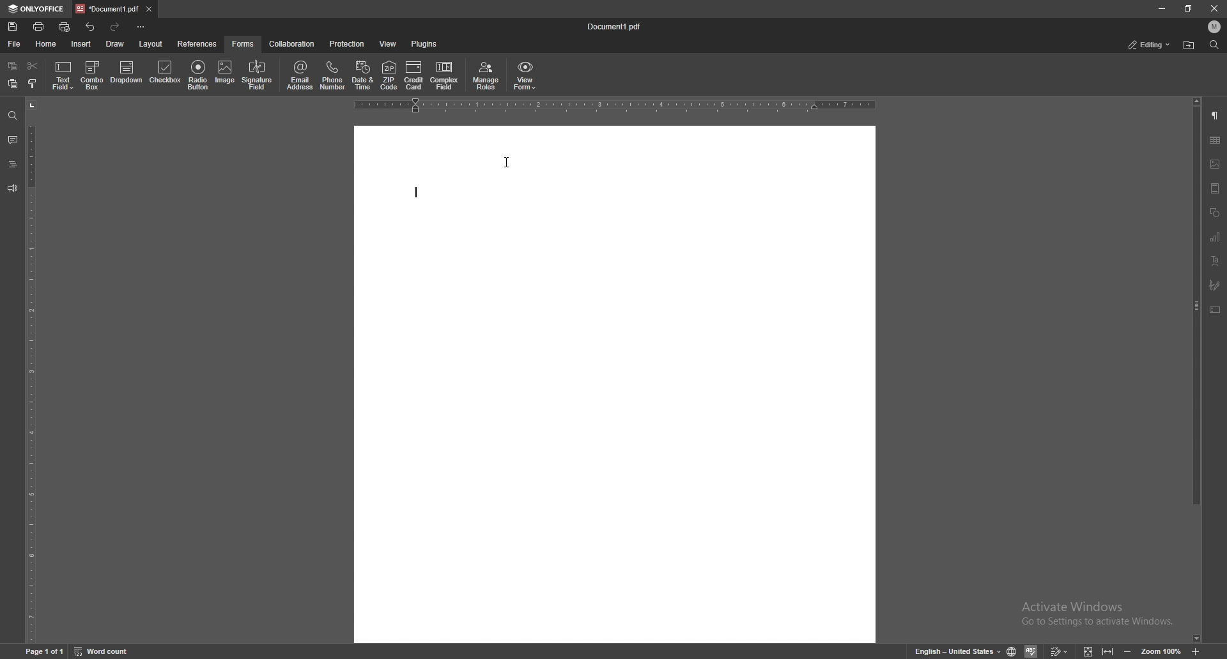  I want to click on feedback, so click(12, 188).